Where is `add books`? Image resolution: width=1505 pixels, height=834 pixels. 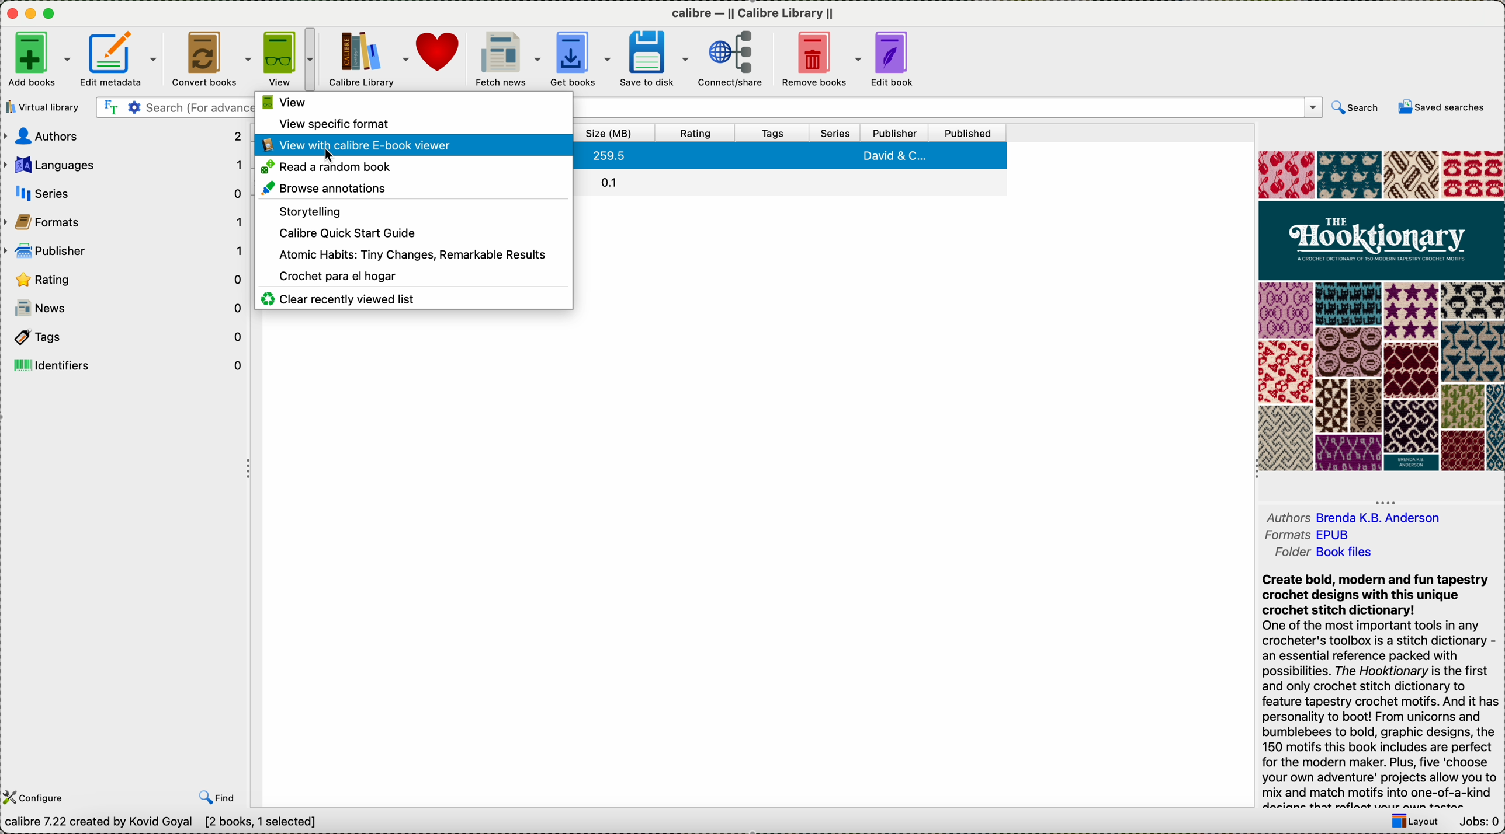
add books is located at coordinates (39, 59).